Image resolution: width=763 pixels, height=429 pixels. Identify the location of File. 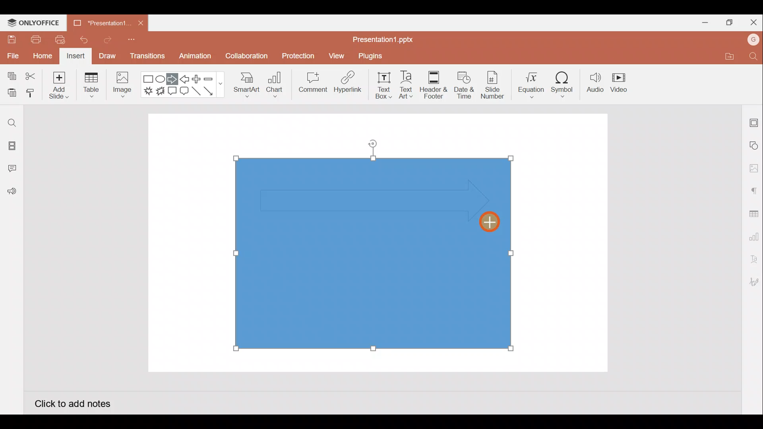
(12, 54).